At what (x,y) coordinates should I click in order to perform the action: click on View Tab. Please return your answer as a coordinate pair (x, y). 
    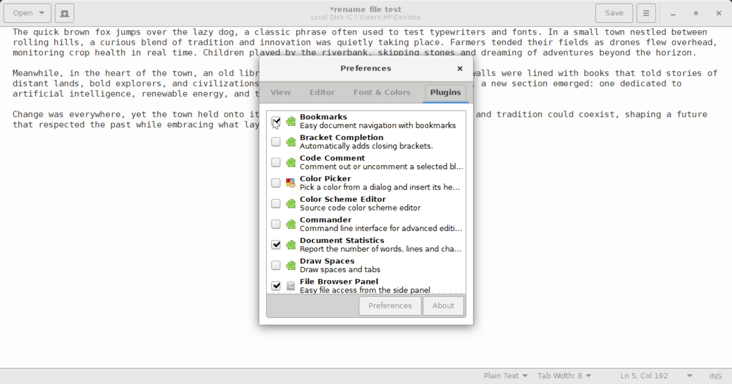
    Looking at the image, I should click on (281, 94).